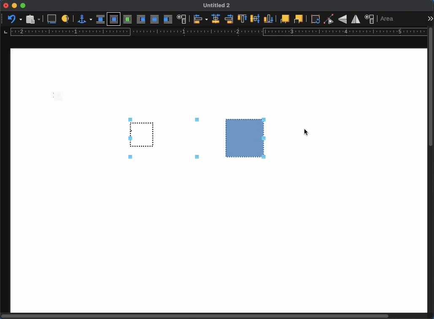 This screenshot has width=434, height=319. What do you see at coordinates (23, 5) in the screenshot?
I see `maximize` at bounding box center [23, 5].